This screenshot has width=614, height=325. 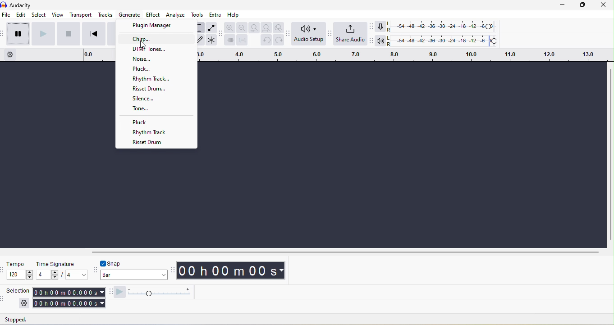 I want to click on audacity transport toolbar, so click(x=4, y=35).